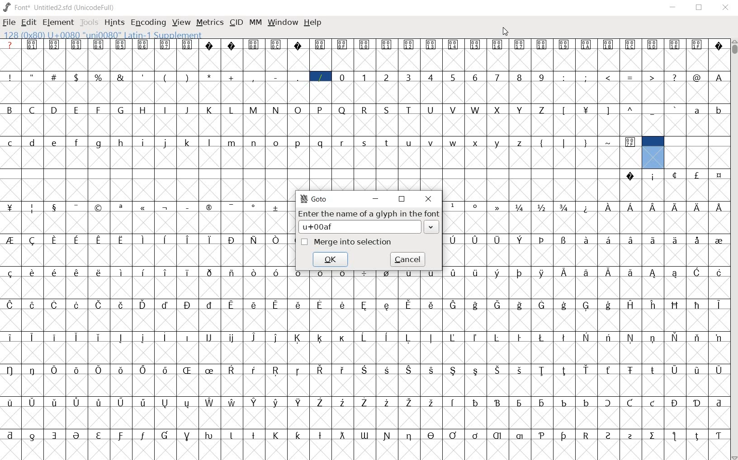 Image resolution: width=738 pixels, height=460 pixels. Describe the element at coordinates (675, 273) in the screenshot. I see `Symbol` at that location.